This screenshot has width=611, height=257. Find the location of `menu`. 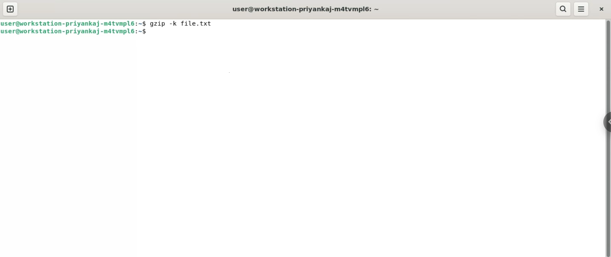

menu is located at coordinates (582, 9).